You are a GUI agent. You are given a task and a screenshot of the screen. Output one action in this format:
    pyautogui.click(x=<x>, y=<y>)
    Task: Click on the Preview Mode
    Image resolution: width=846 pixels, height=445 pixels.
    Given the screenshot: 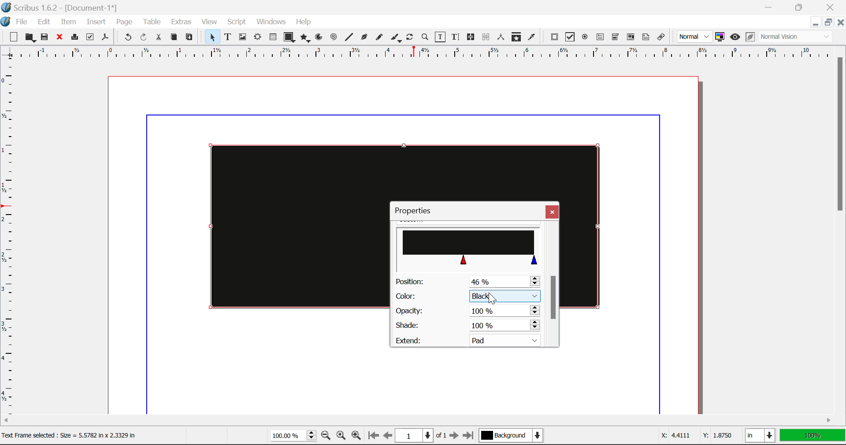 What is the action you would take?
    pyautogui.click(x=694, y=37)
    